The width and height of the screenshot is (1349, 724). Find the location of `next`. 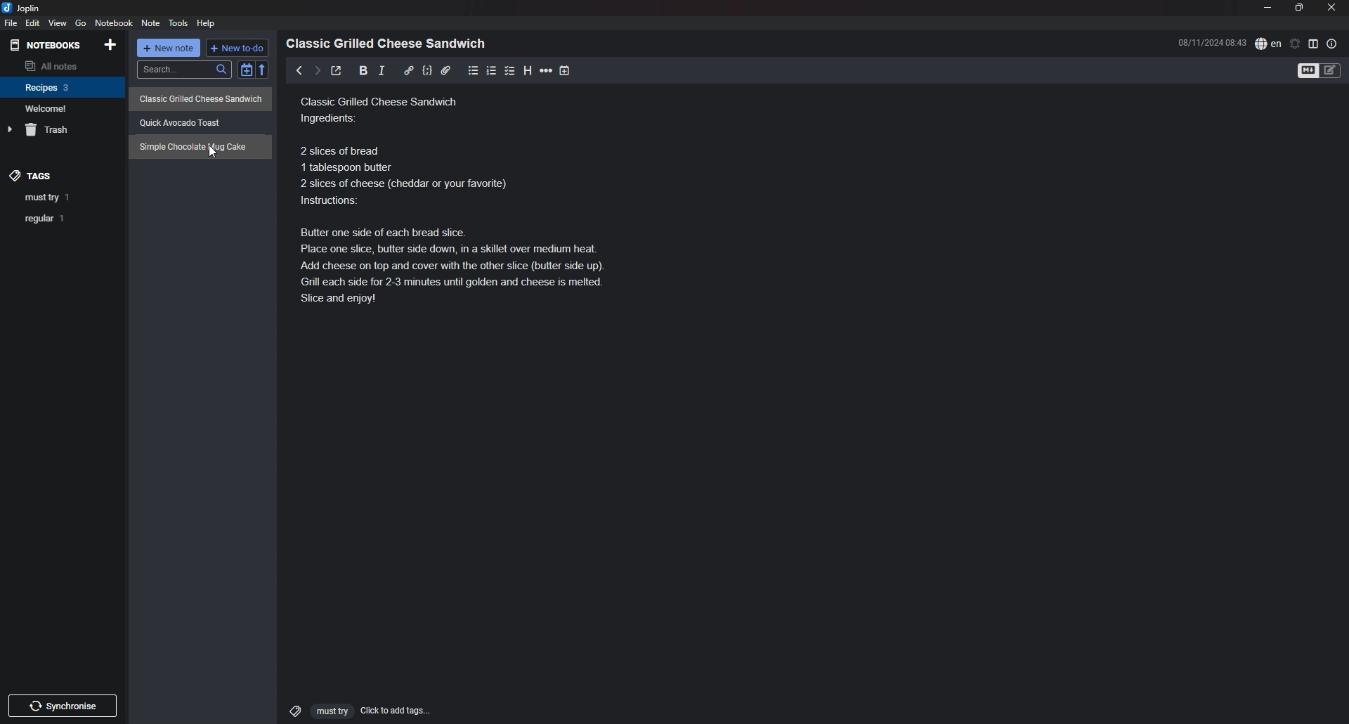

next is located at coordinates (316, 70).